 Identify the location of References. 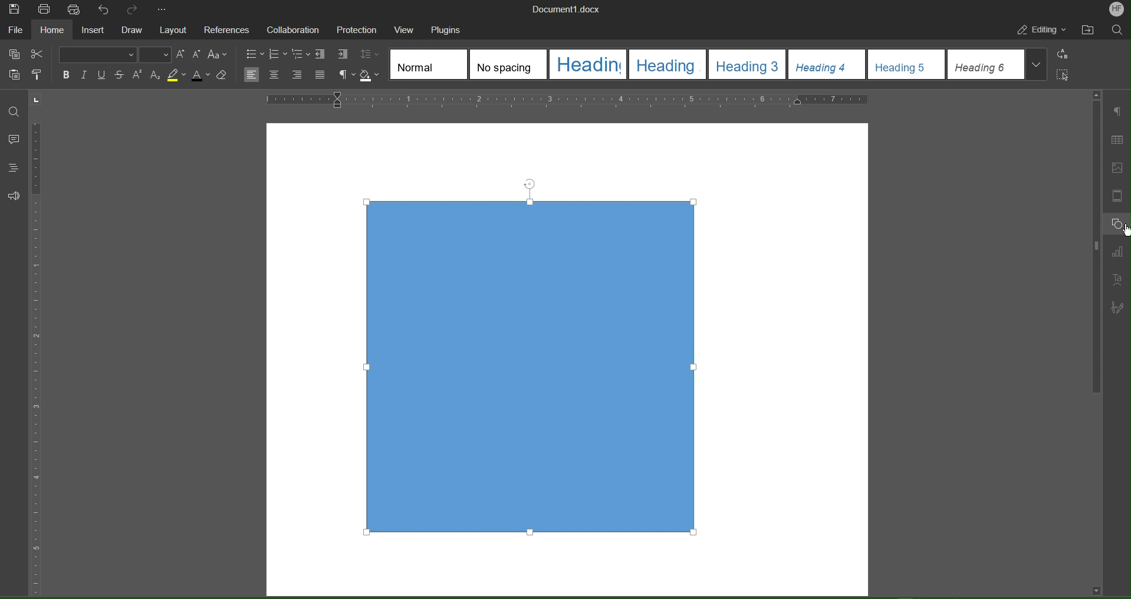
(229, 28).